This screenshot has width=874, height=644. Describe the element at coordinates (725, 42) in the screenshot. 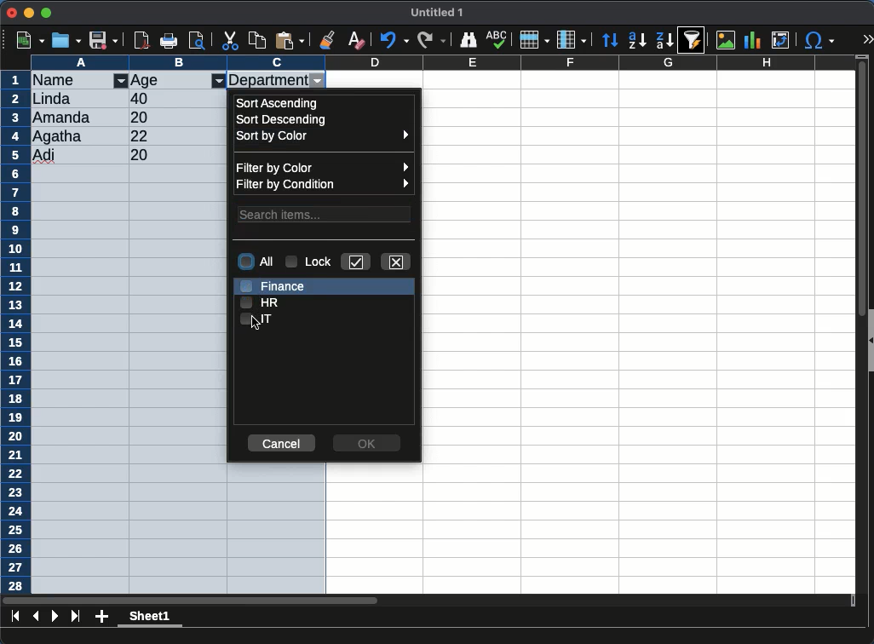

I see `image` at that location.